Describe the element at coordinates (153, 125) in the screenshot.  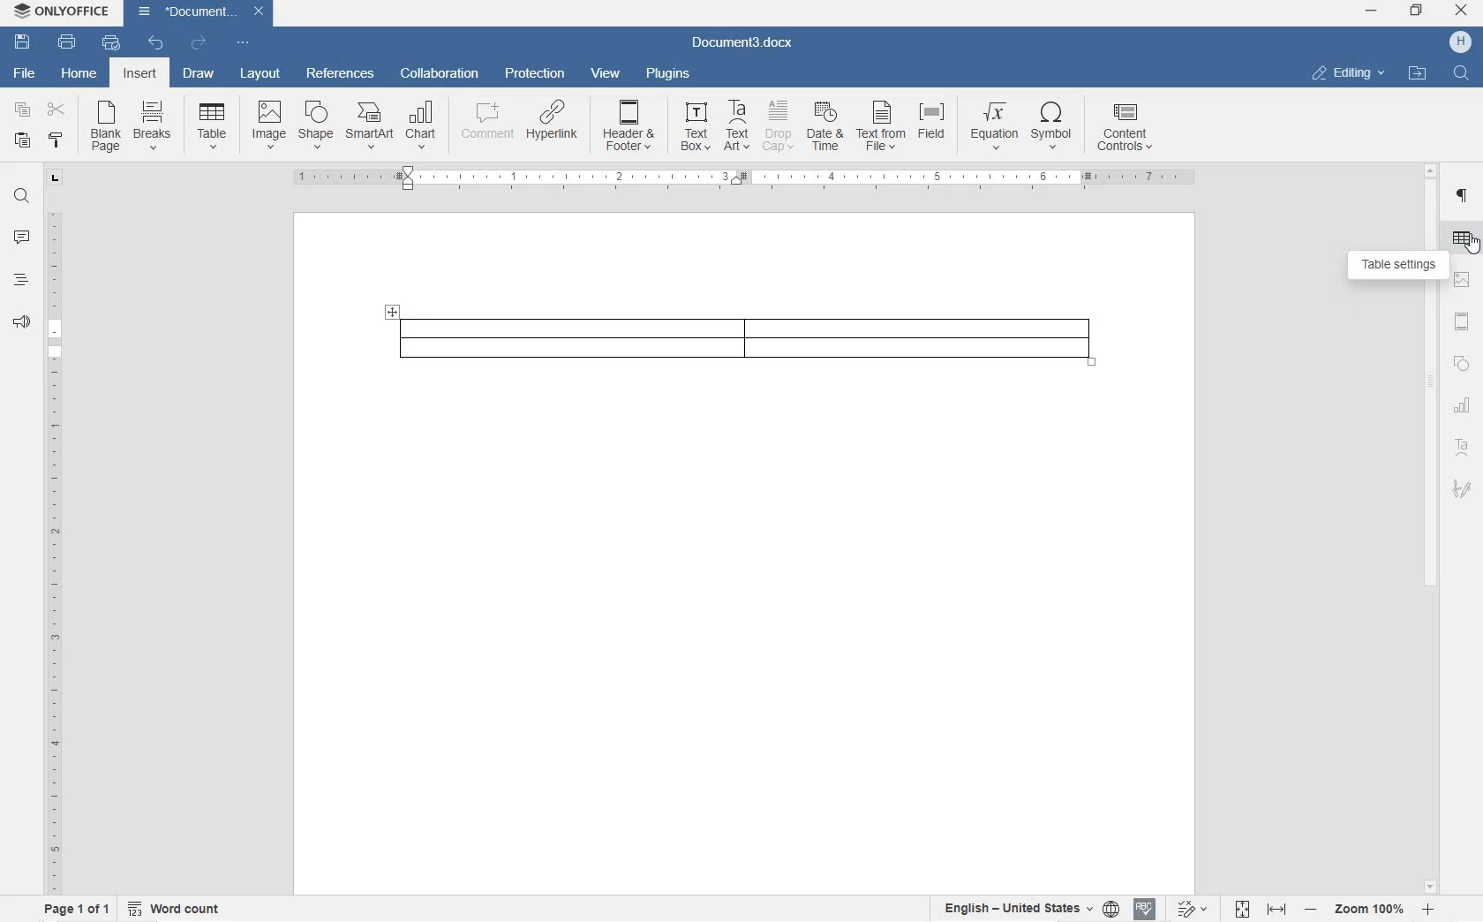
I see `Breaks` at that location.